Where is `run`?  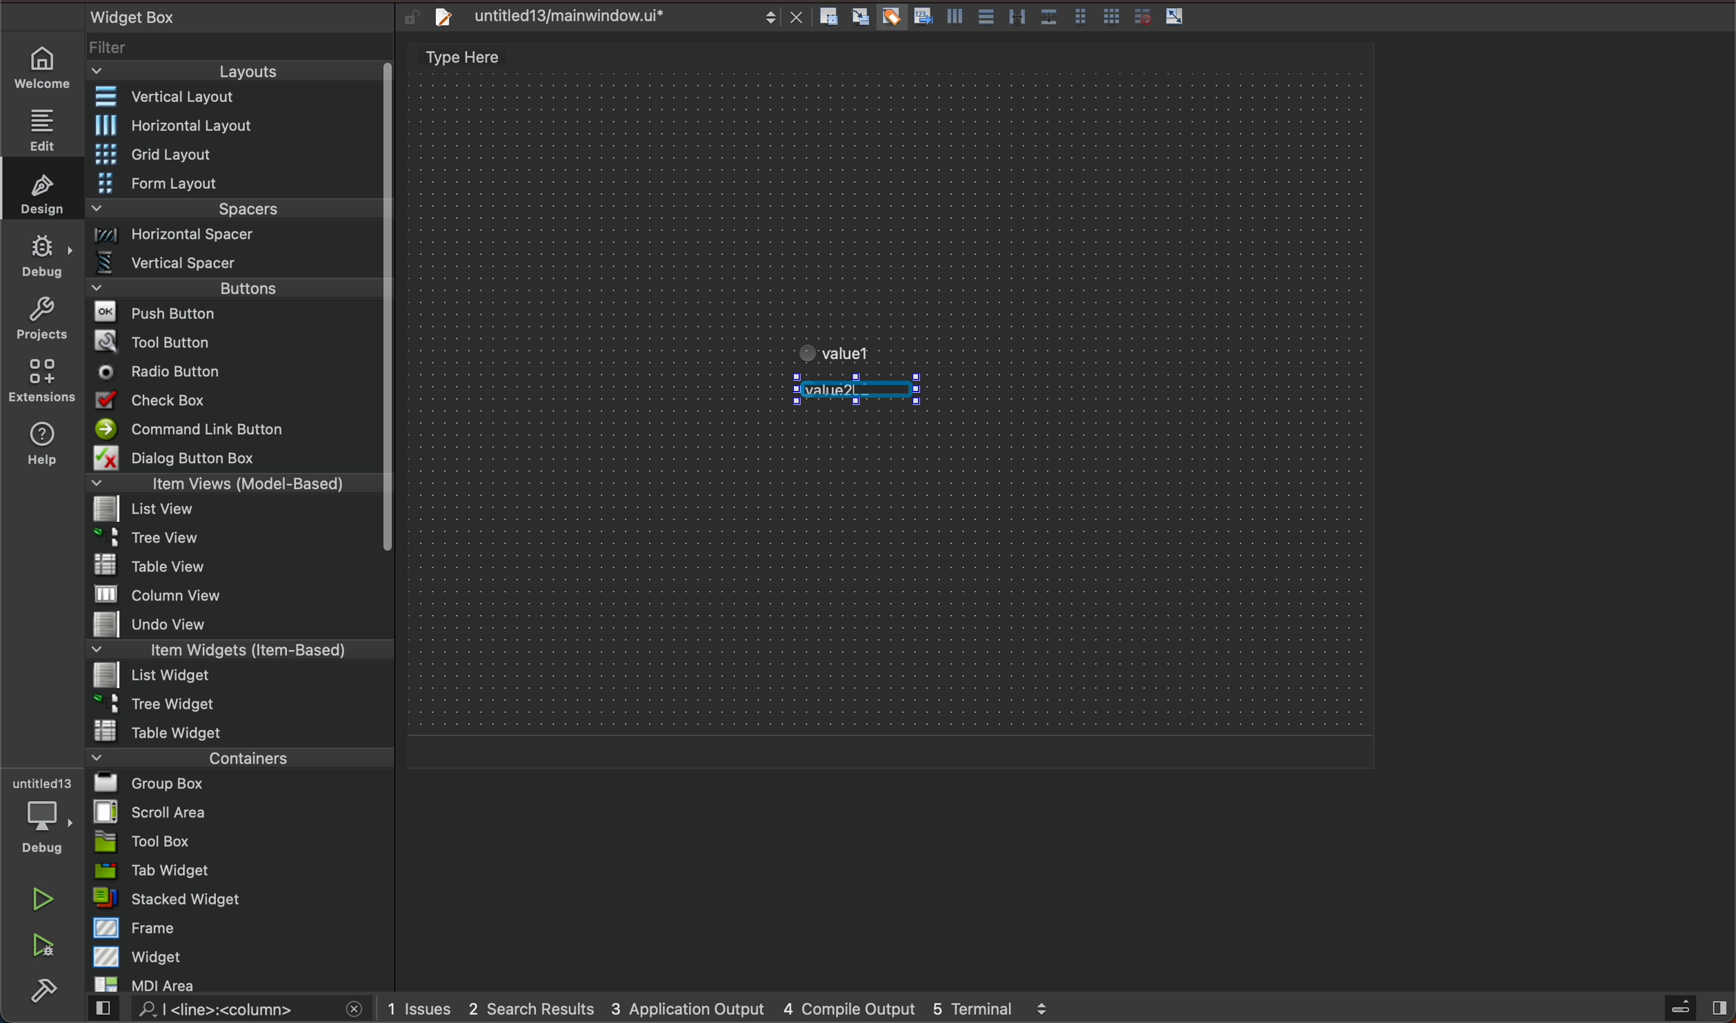 run is located at coordinates (45, 899).